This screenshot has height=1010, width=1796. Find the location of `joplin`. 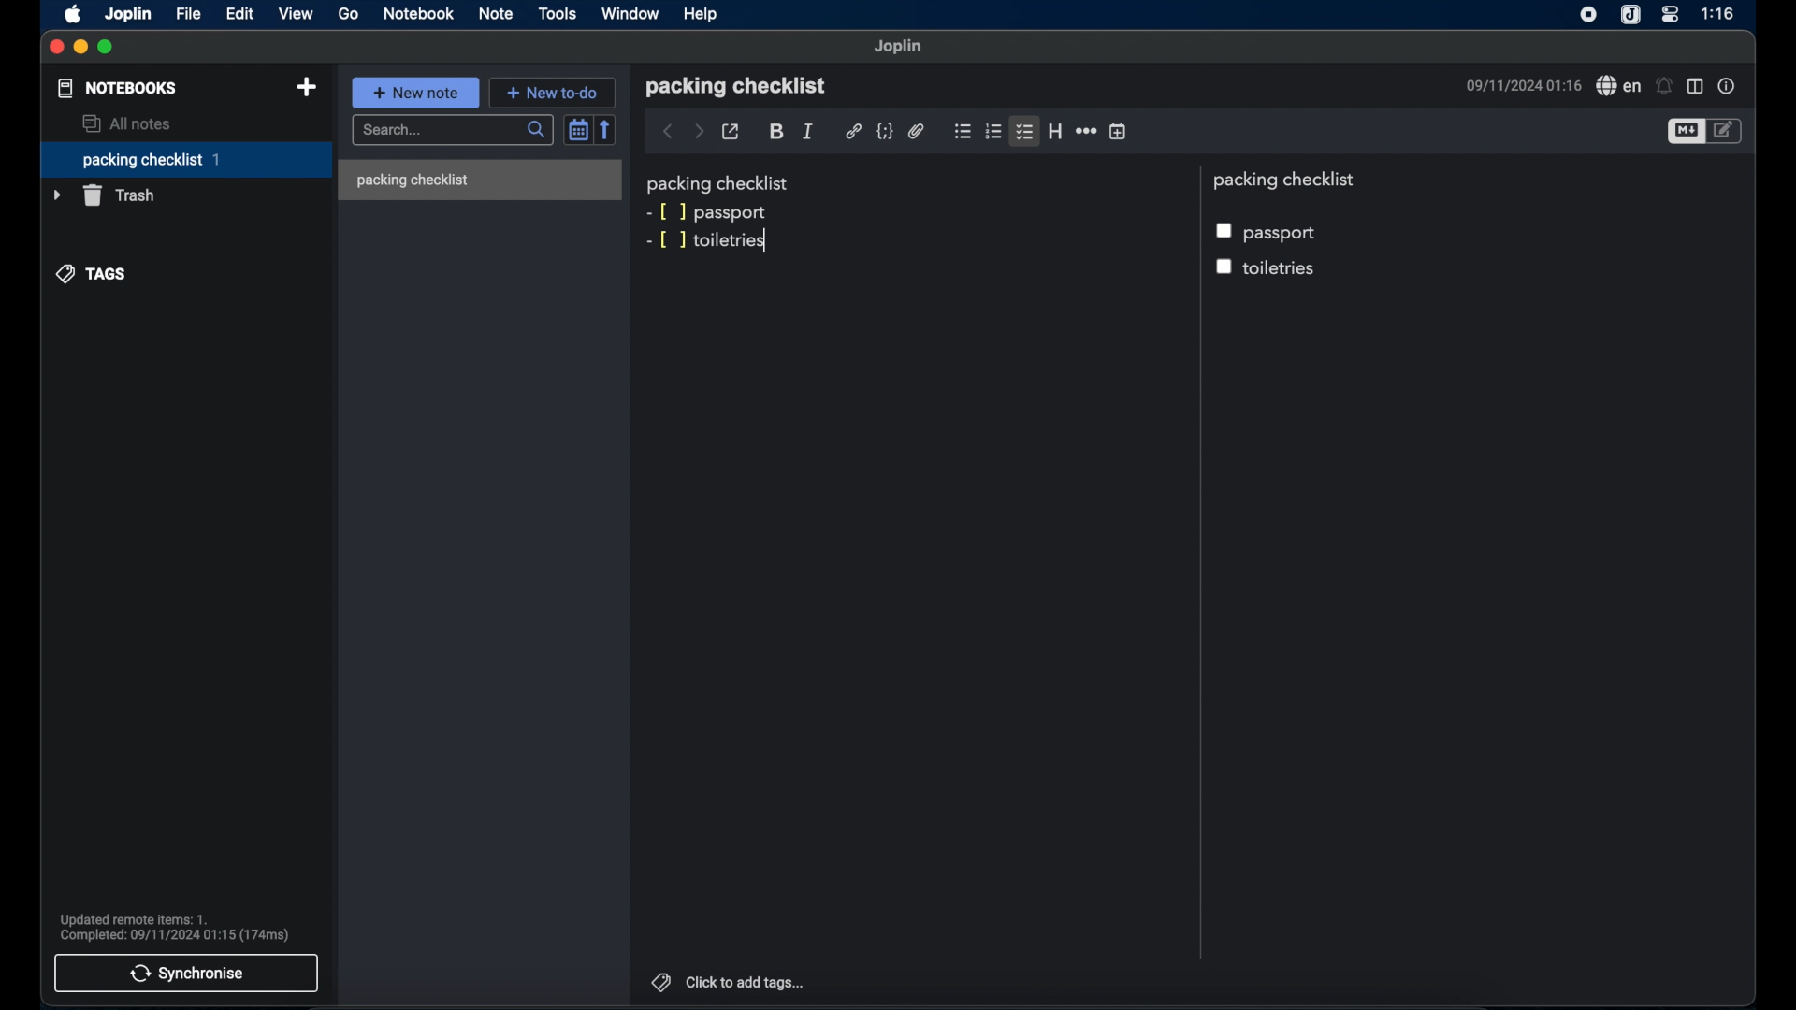

joplin is located at coordinates (130, 15).